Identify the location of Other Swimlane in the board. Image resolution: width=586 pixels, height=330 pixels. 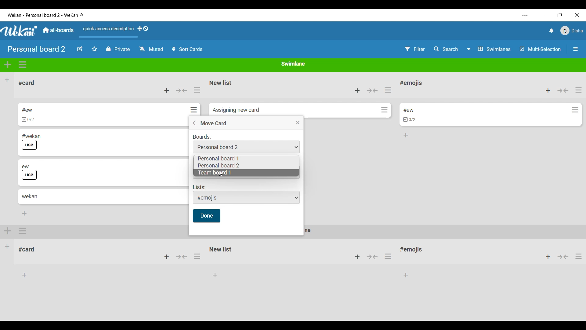
(7, 246).